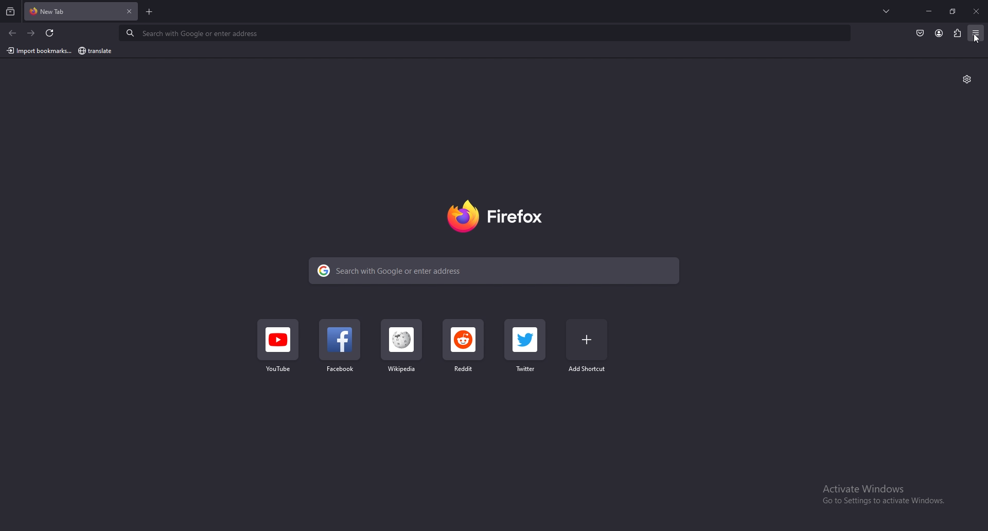 This screenshot has height=531, width=988. What do you see at coordinates (967, 78) in the screenshot?
I see `customize` at bounding box center [967, 78].